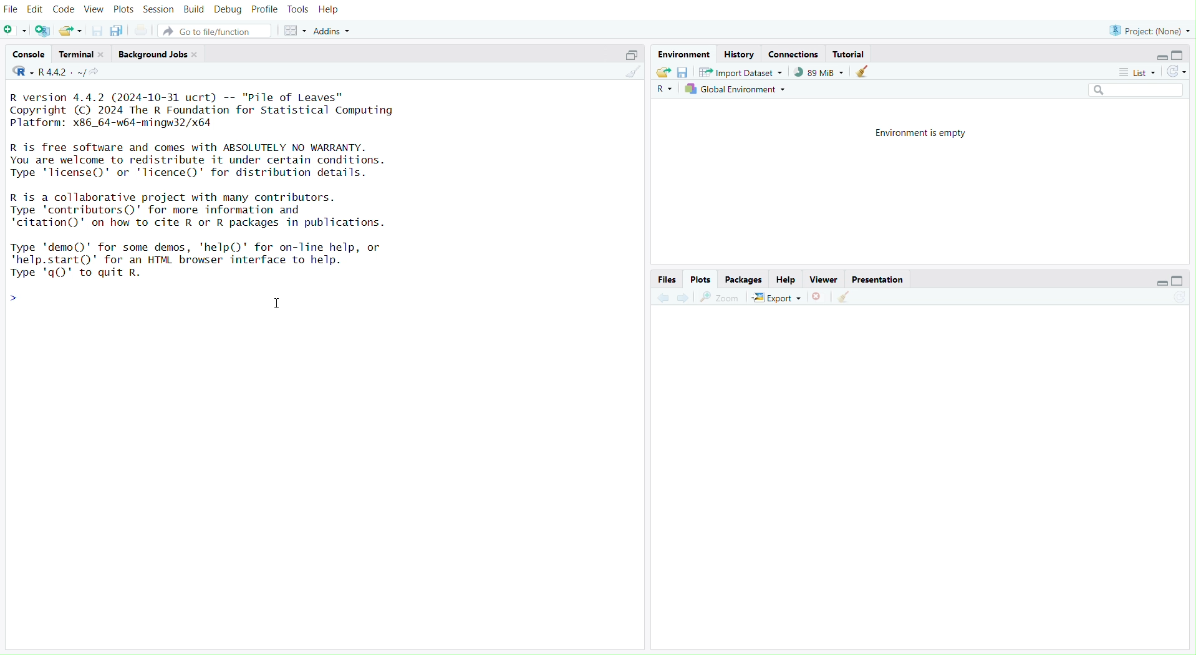 This screenshot has height=655, width=1196. Describe the element at coordinates (29, 54) in the screenshot. I see `Console` at that location.